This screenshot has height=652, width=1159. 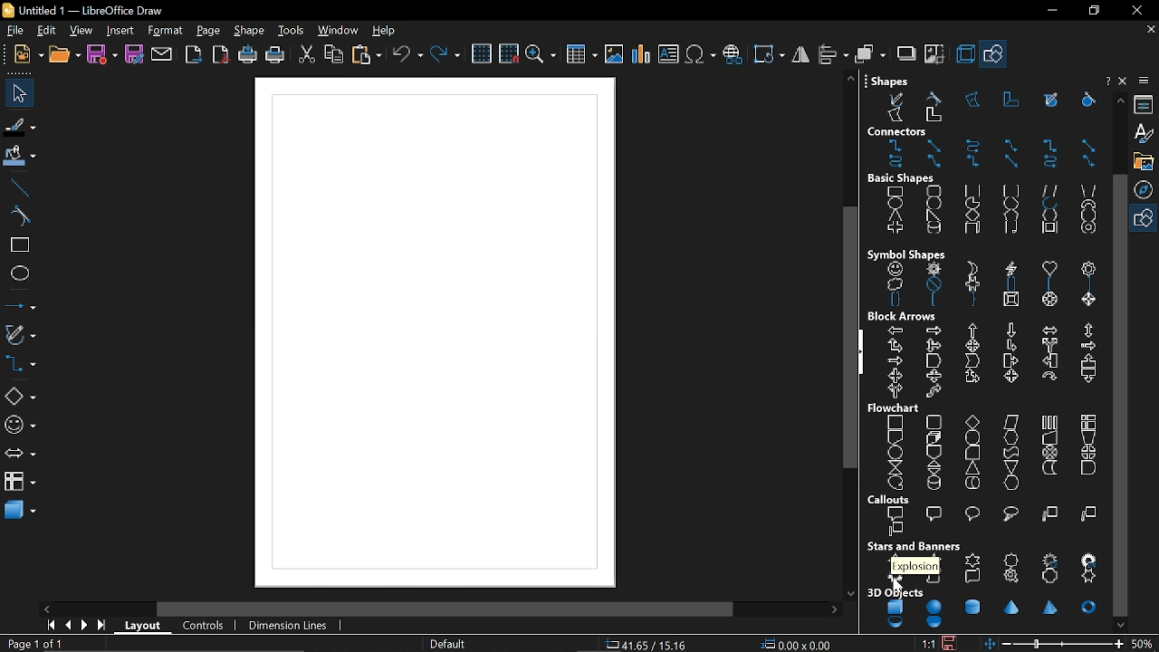 What do you see at coordinates (122, 30) in the screenshot?
I see `insert` at bounding box center [122, 30].